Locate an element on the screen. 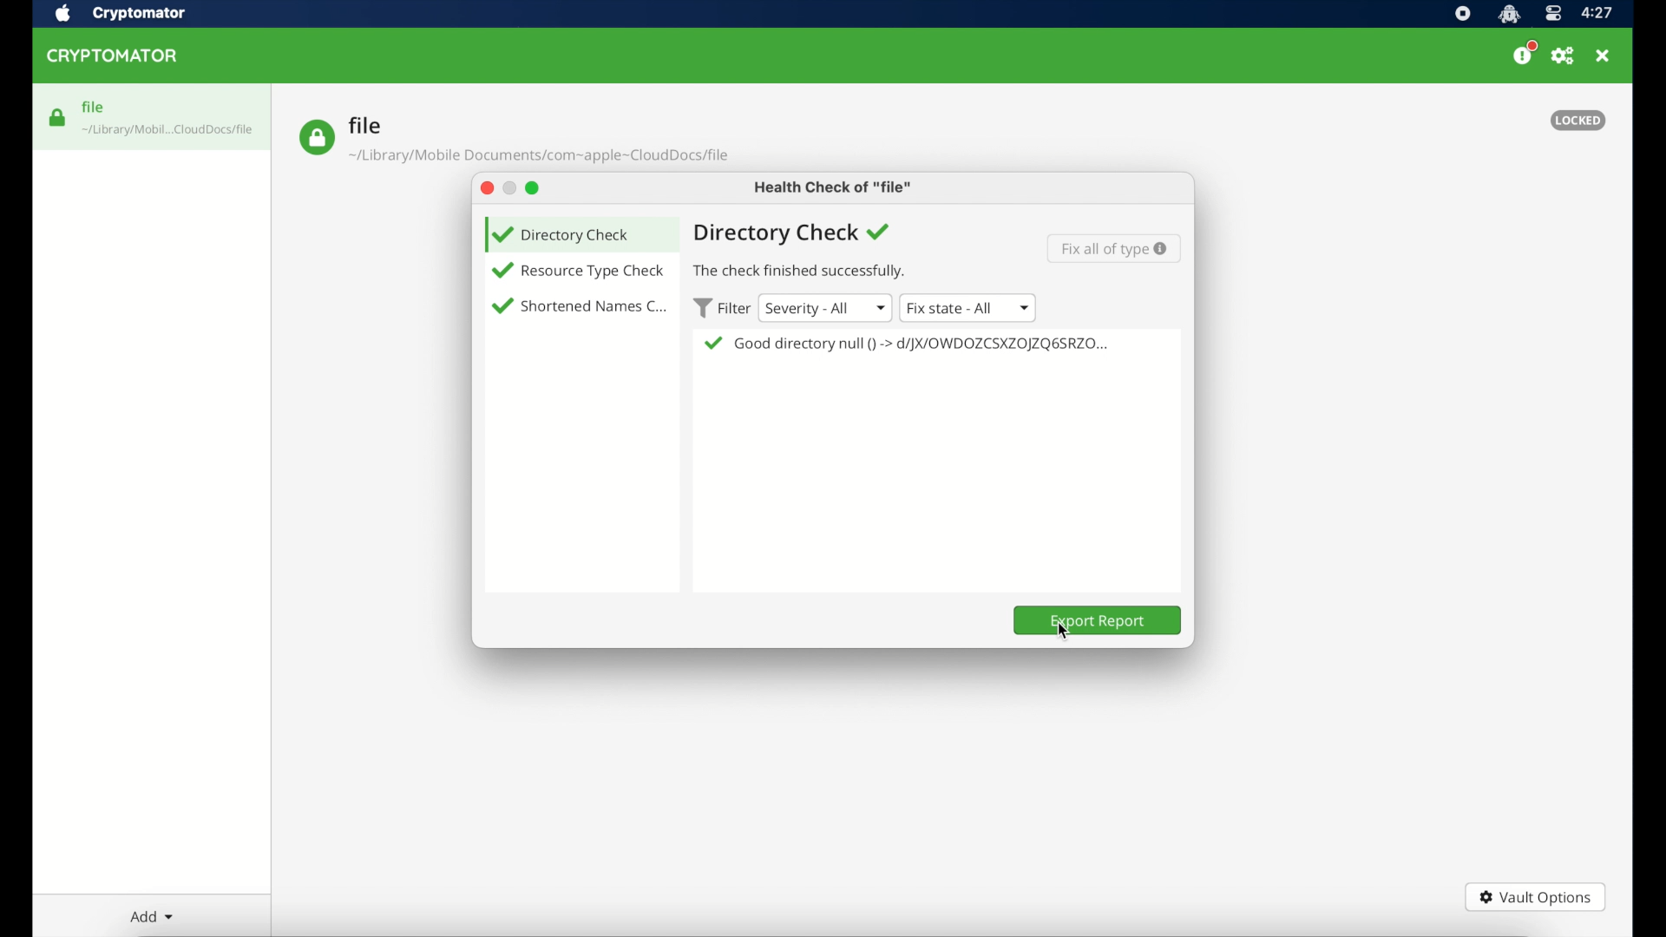 The width and height of the screenshot is (1666, 937). preferences is located at coordinates (1564, 56).